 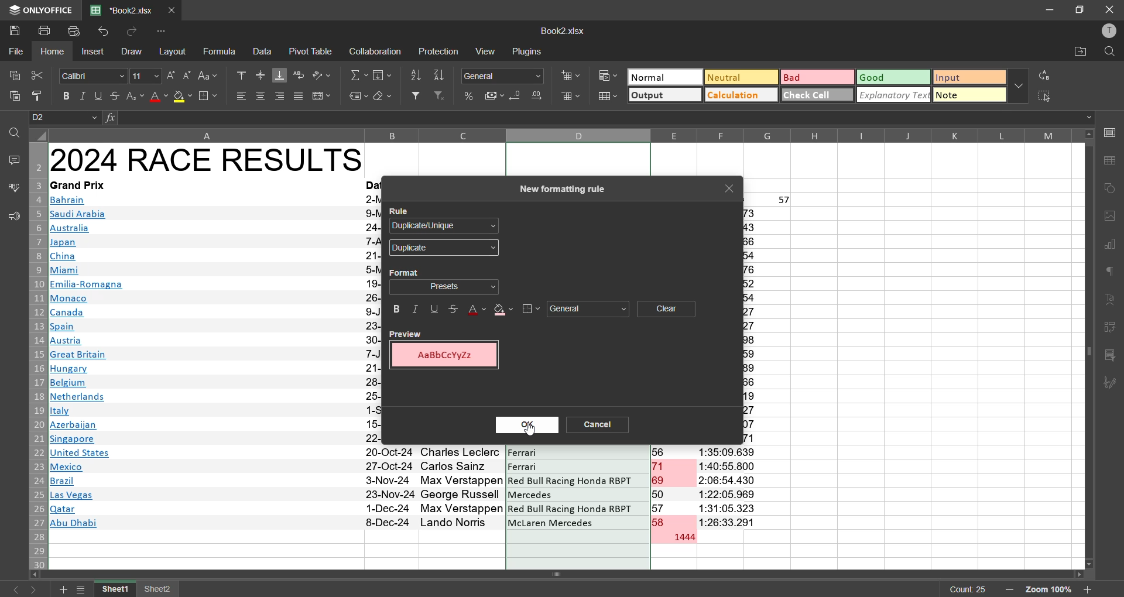 I want to click on wrap text, so click(x=299, y=76).